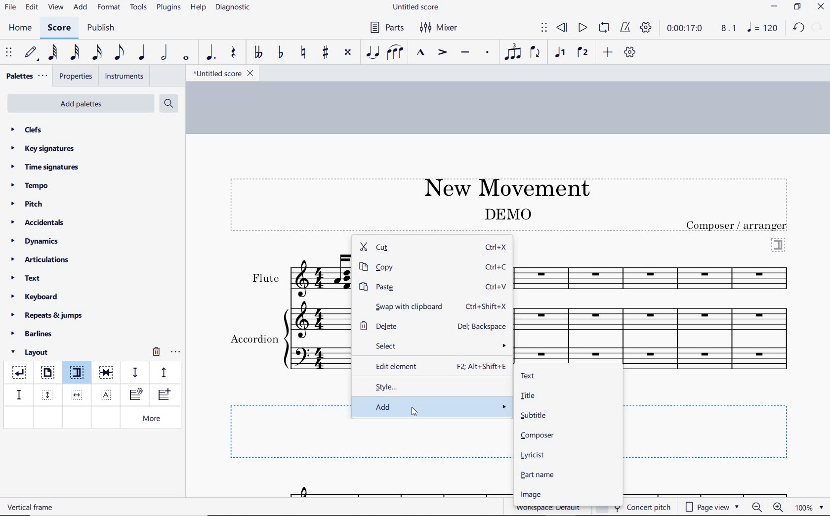 This screenshot has height=516, width=830. I want to click on insert one measure before selection, so click(163, 396).